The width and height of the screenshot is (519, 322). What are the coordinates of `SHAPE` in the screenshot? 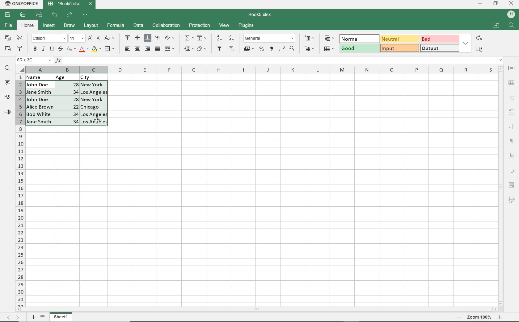 It's located at (511, 97).